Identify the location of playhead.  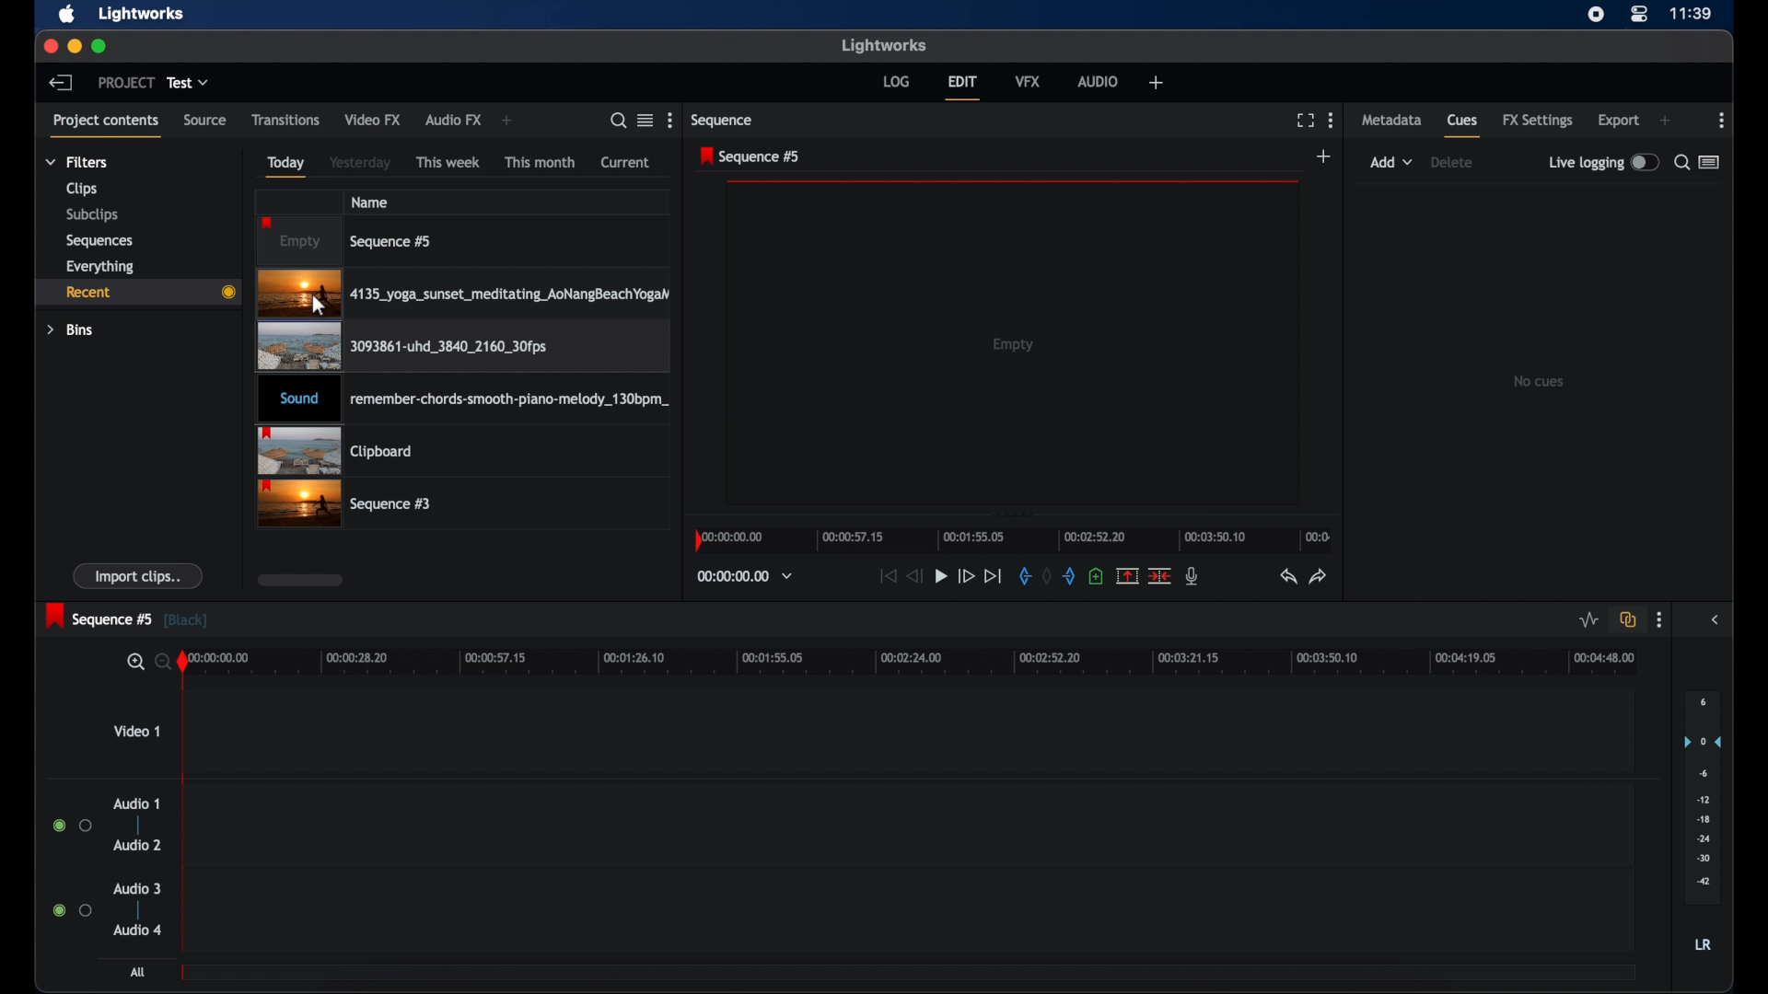
(182, 801).